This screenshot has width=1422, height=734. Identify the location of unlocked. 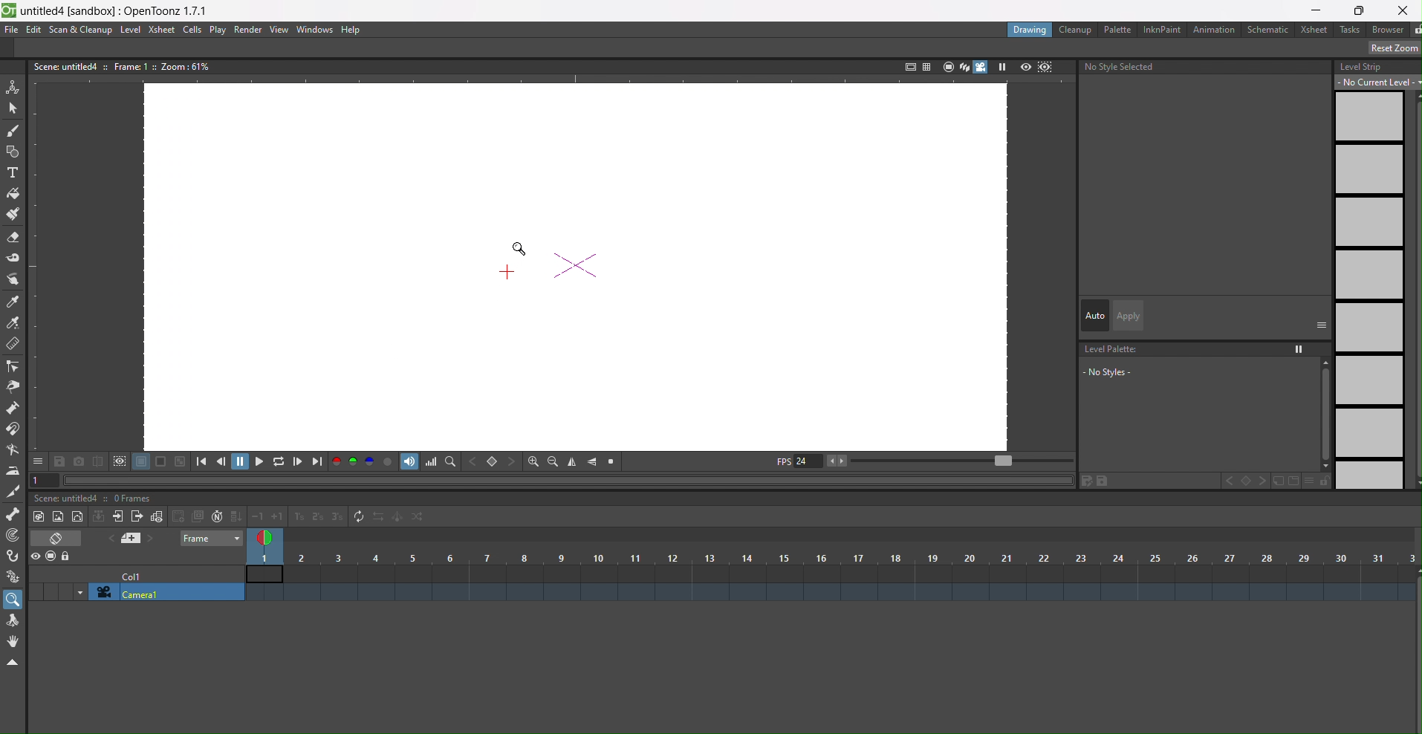
(1413, 30).